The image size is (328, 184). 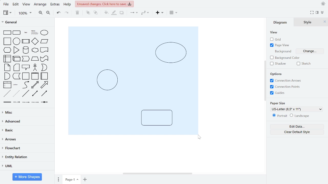 What do you see at coordinates (16, 5) in the screenshot?
I see `edit` at bounding box center [16, 5].